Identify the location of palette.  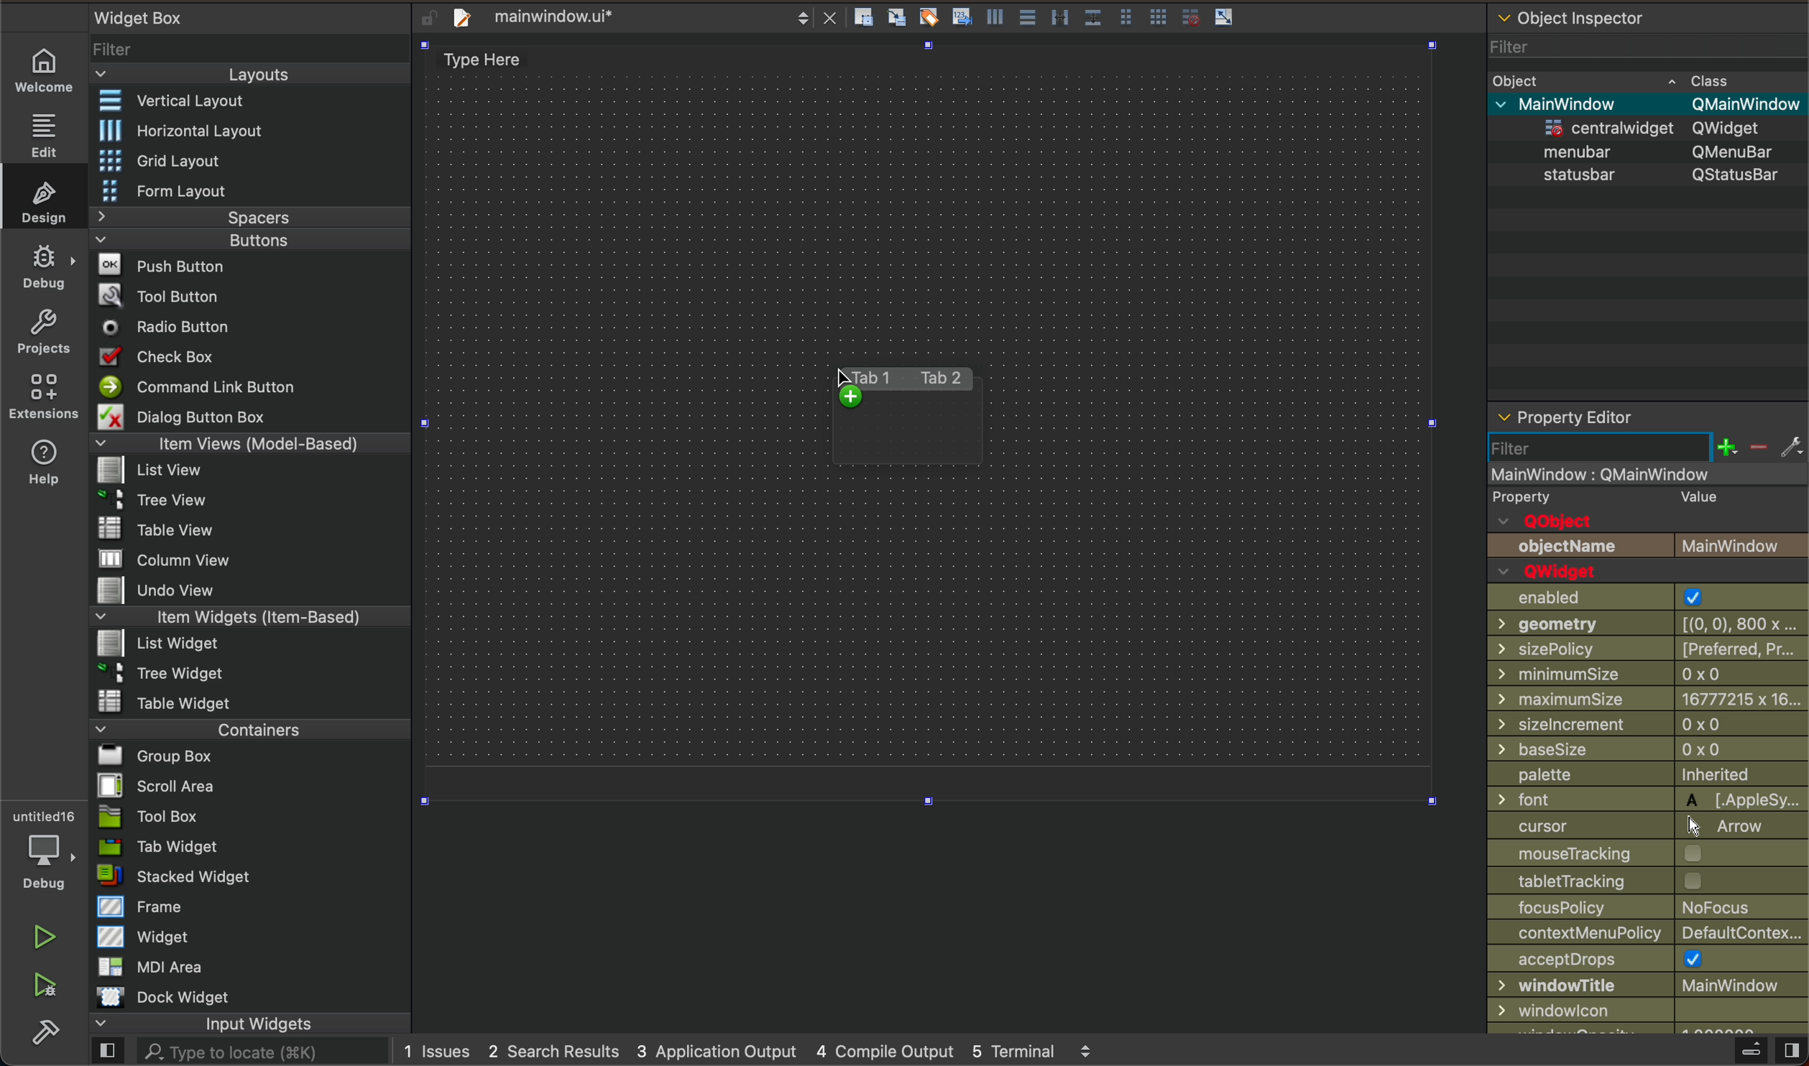
(1649, 774).